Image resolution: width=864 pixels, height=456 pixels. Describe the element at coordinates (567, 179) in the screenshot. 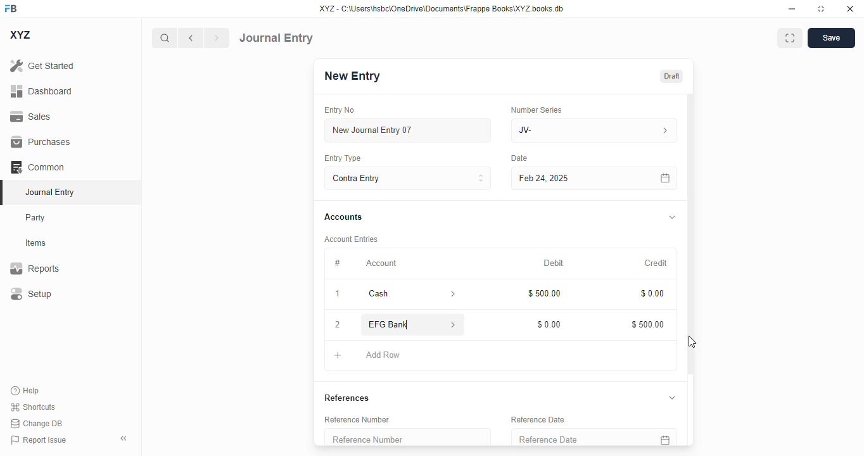

I see `feb 24, 2025` at that location.